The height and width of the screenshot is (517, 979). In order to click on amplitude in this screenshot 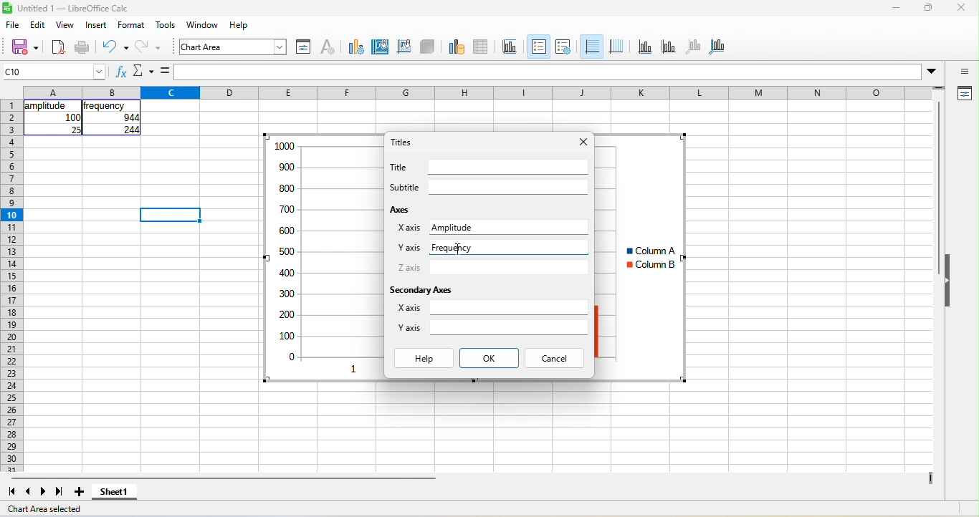, I will do `click(47, 106)`.